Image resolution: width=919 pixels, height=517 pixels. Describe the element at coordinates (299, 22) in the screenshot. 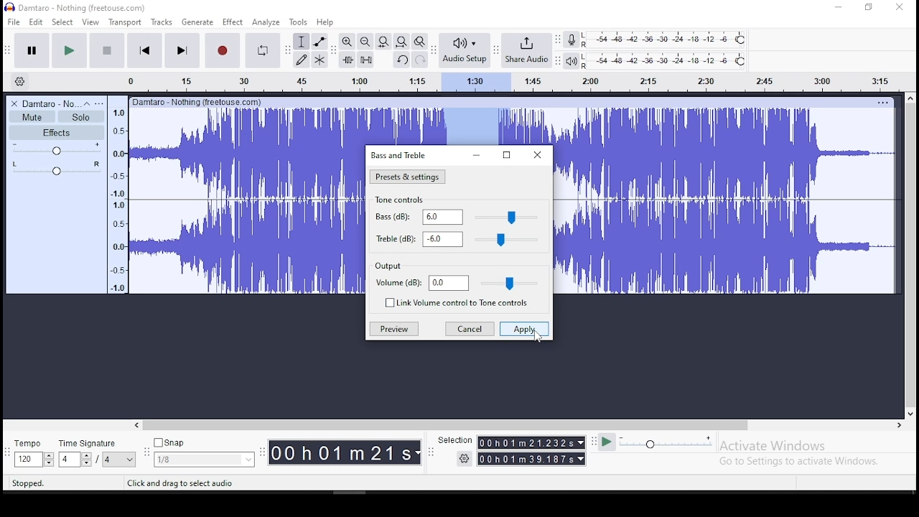

I see `tools` at that location.